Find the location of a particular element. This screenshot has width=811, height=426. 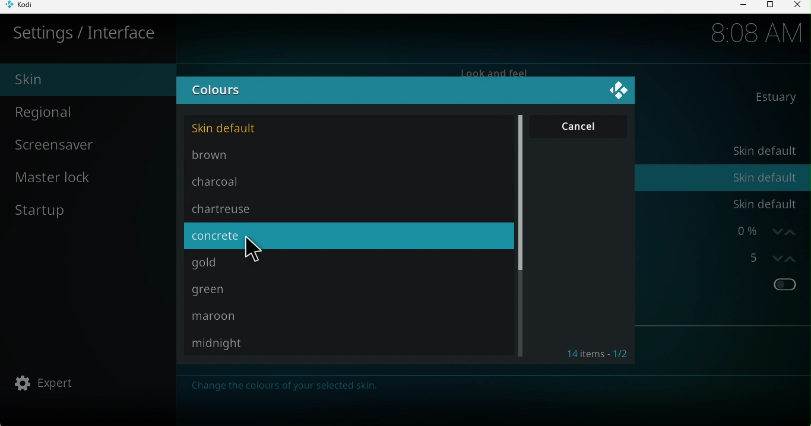

Gold is located at coordinates (346, 262).